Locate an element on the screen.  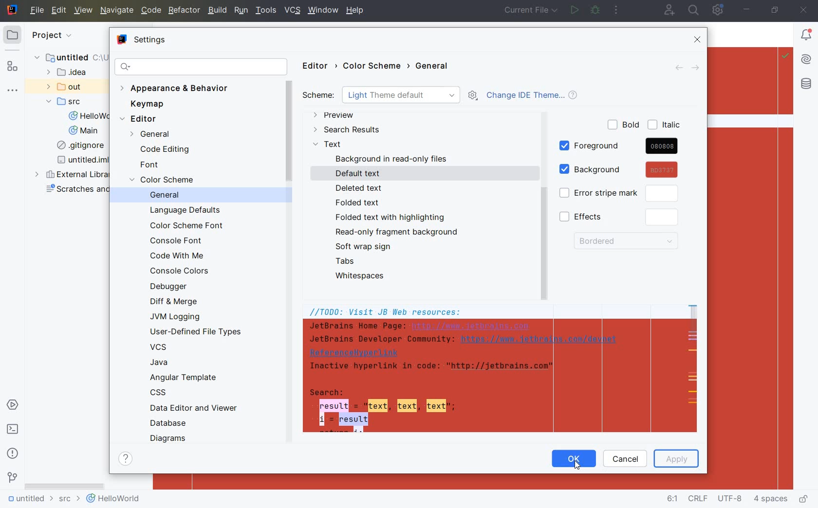
untitled is located at coordinates (28, 500).